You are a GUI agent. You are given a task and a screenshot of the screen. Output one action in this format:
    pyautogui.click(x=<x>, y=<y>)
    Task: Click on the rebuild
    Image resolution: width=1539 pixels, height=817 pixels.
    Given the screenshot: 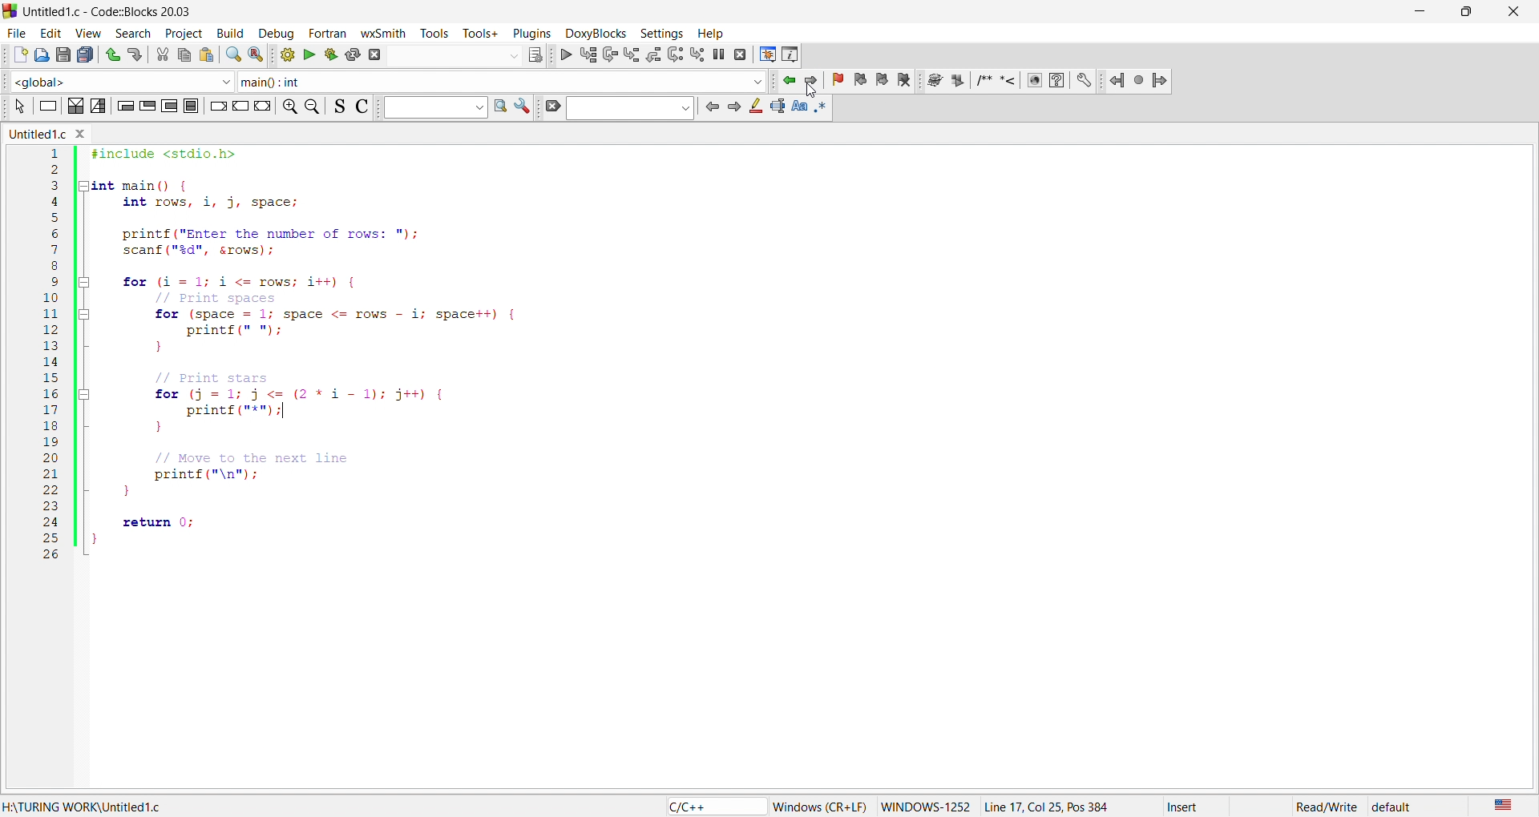 What is the action you would take?
    pyautogui.click(x=349, y=54)
    